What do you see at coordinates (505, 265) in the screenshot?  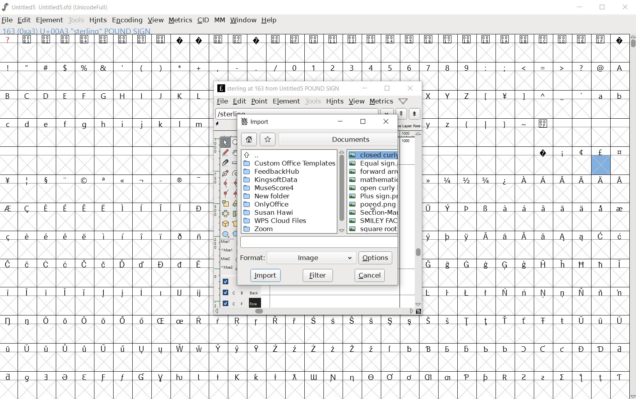 I see `Symbol` at bounding box center [505, 265].